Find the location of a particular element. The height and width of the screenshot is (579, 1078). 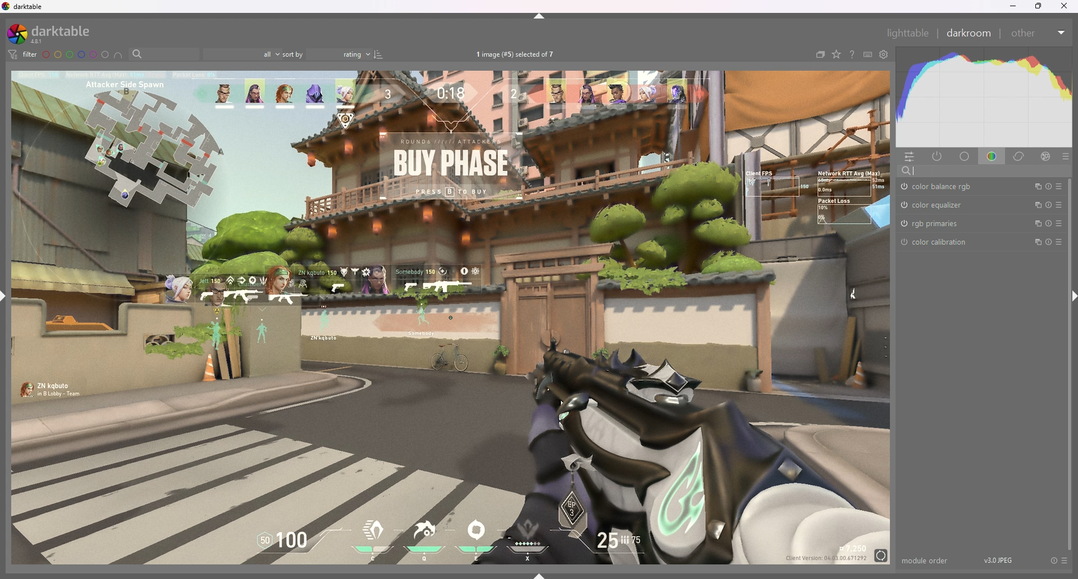

color equalizer is located at coordinates (934, 204).